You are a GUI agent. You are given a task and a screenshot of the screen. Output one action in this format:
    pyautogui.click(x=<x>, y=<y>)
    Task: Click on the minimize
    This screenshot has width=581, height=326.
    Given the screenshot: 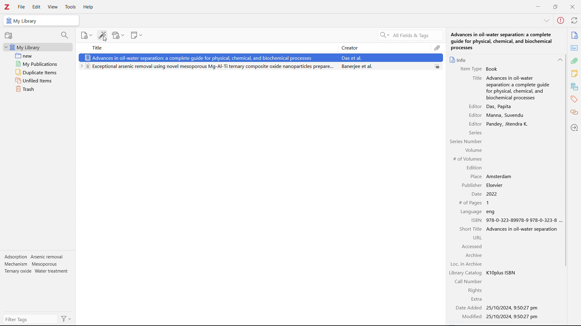 What is the action you would take?
    pyautogui.click(x=538, y=6)
    